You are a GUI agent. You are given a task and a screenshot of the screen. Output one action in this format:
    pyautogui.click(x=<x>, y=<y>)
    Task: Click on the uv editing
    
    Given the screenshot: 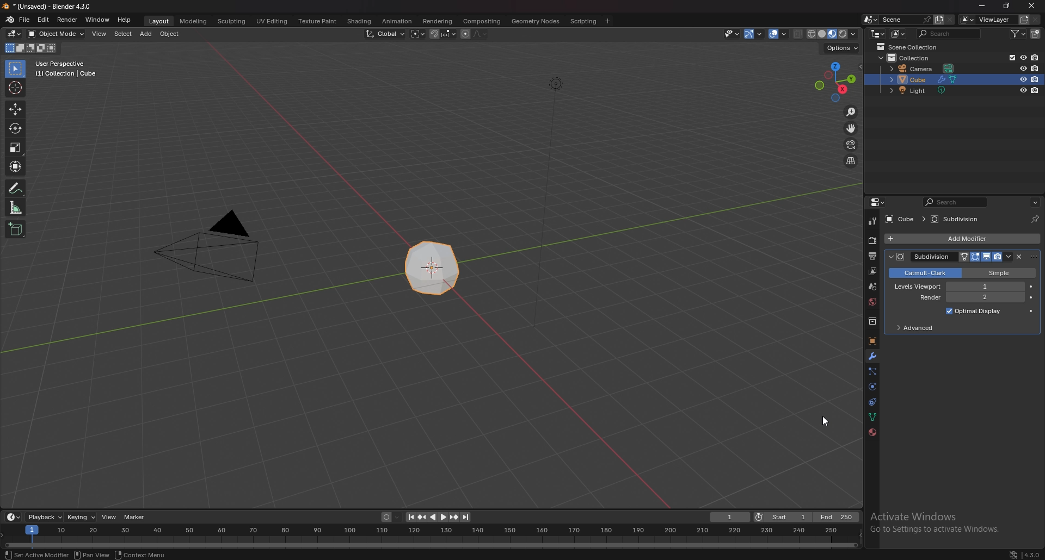 What is the action you would take?
    pyautogui.click(x=271, y=21)
    